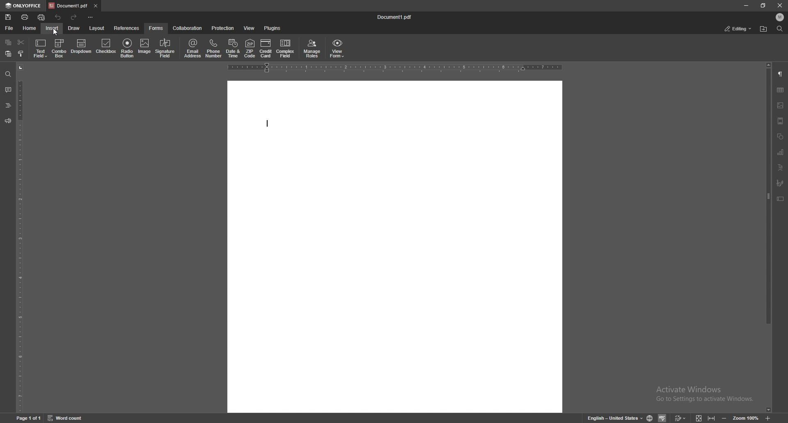 The height and width of the screenshot is (423, 788). What do you see at coordinates (8, 73) in the screenshot?
I see `find` at bounding box center [8, 73].